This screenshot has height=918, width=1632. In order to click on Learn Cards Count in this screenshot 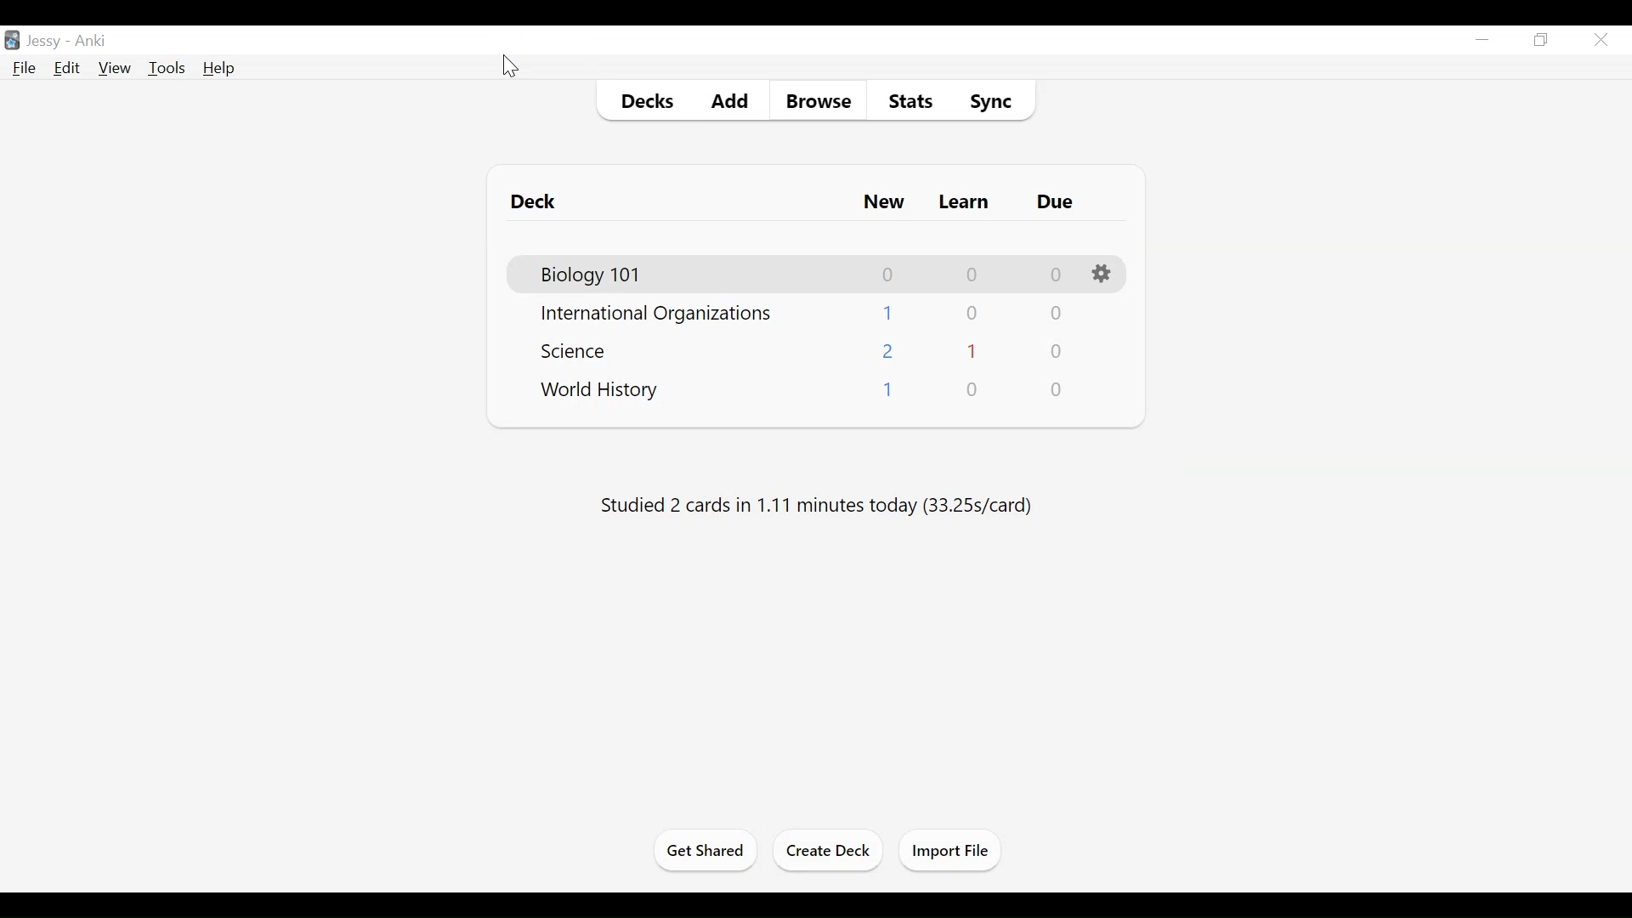, I will do `click(973, 276)`.